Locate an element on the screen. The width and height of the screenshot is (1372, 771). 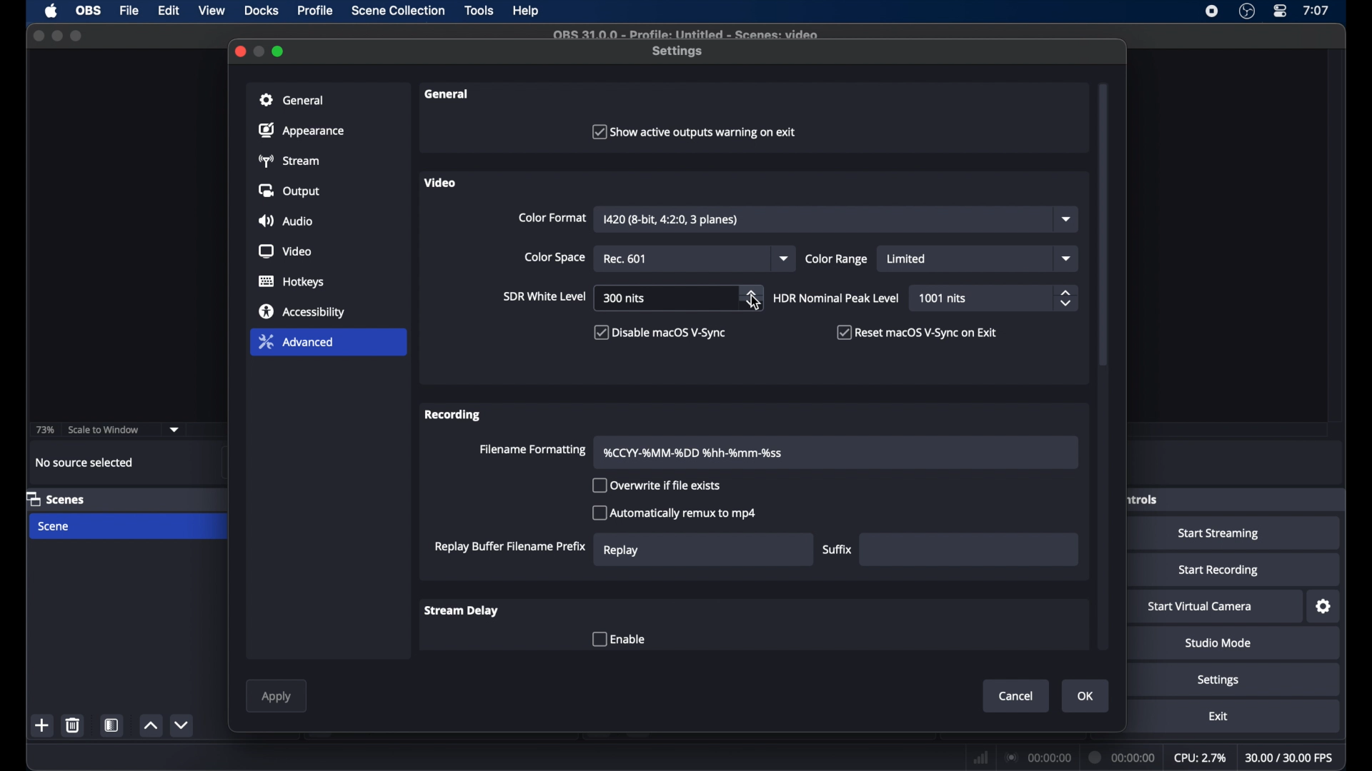
scale to window is located at coordinates (106, 430).